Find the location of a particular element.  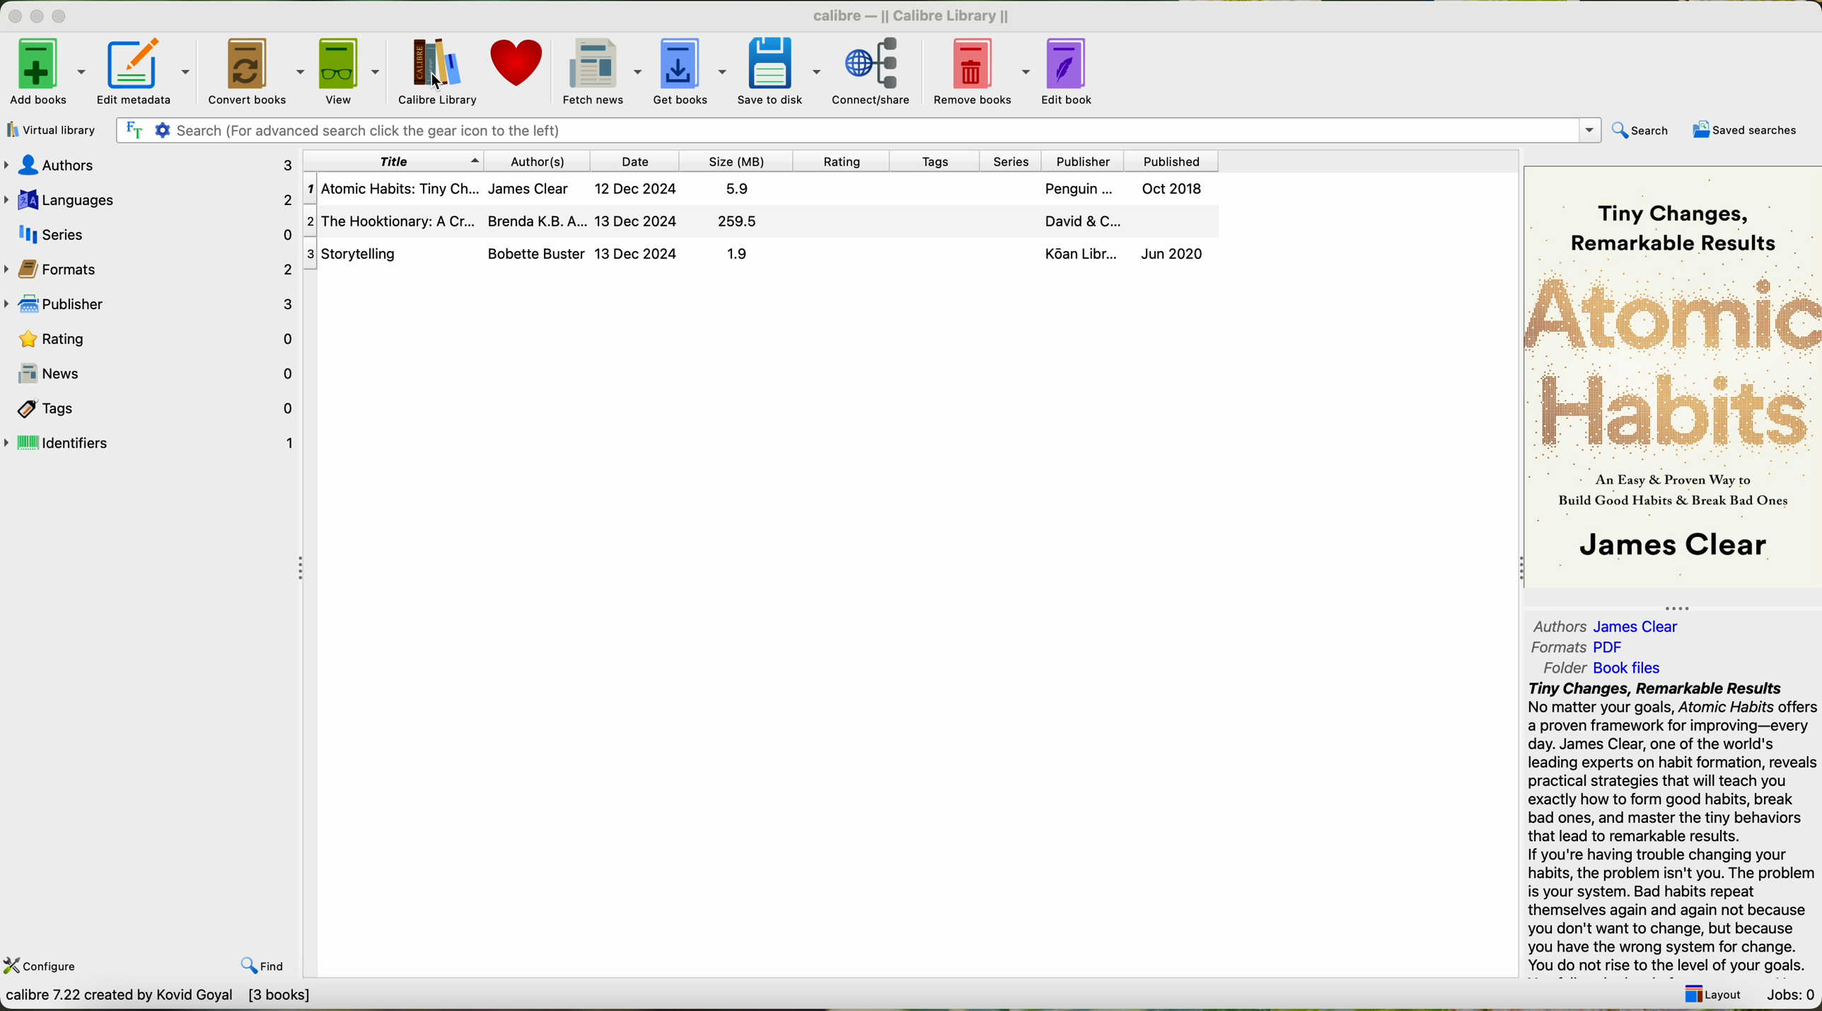

rating is located at coordinates (151, 339).